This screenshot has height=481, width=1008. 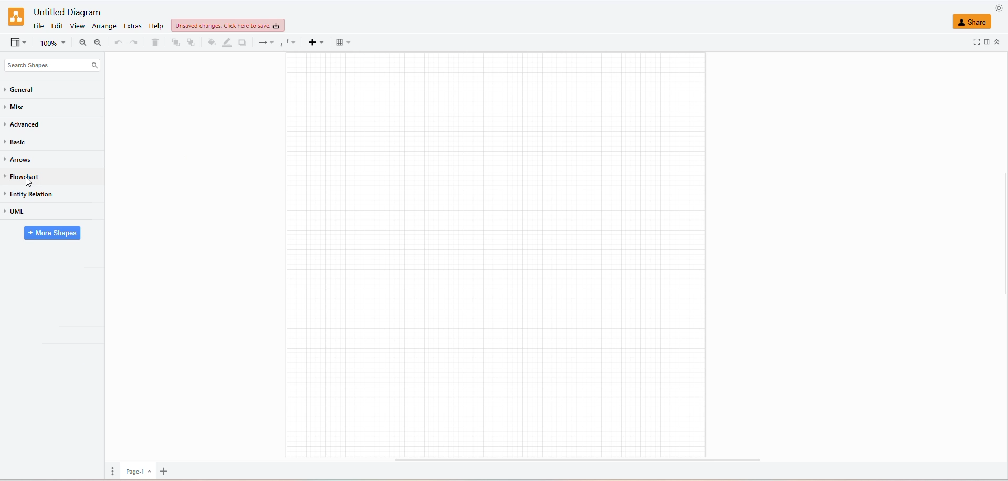 What do you see at coordinates (59, 25) in the screenshot?
I see `EDIT` at bounding box center [59, 25].